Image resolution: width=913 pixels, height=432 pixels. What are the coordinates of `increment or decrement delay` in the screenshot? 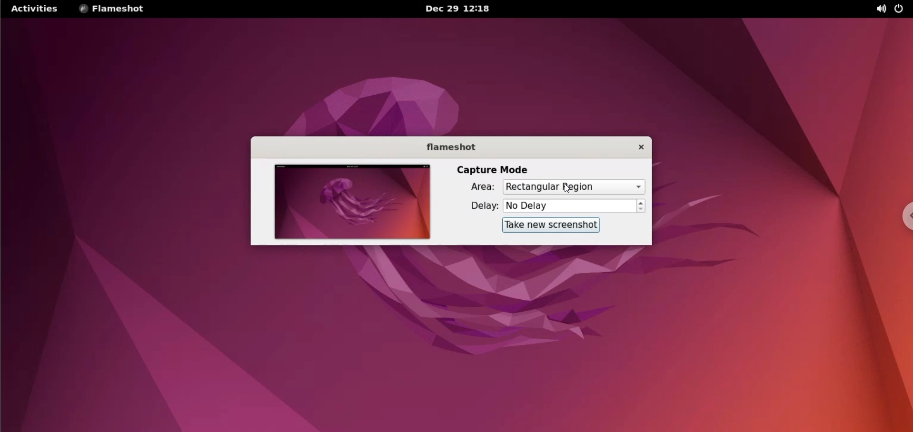 It's located at (643, 205).